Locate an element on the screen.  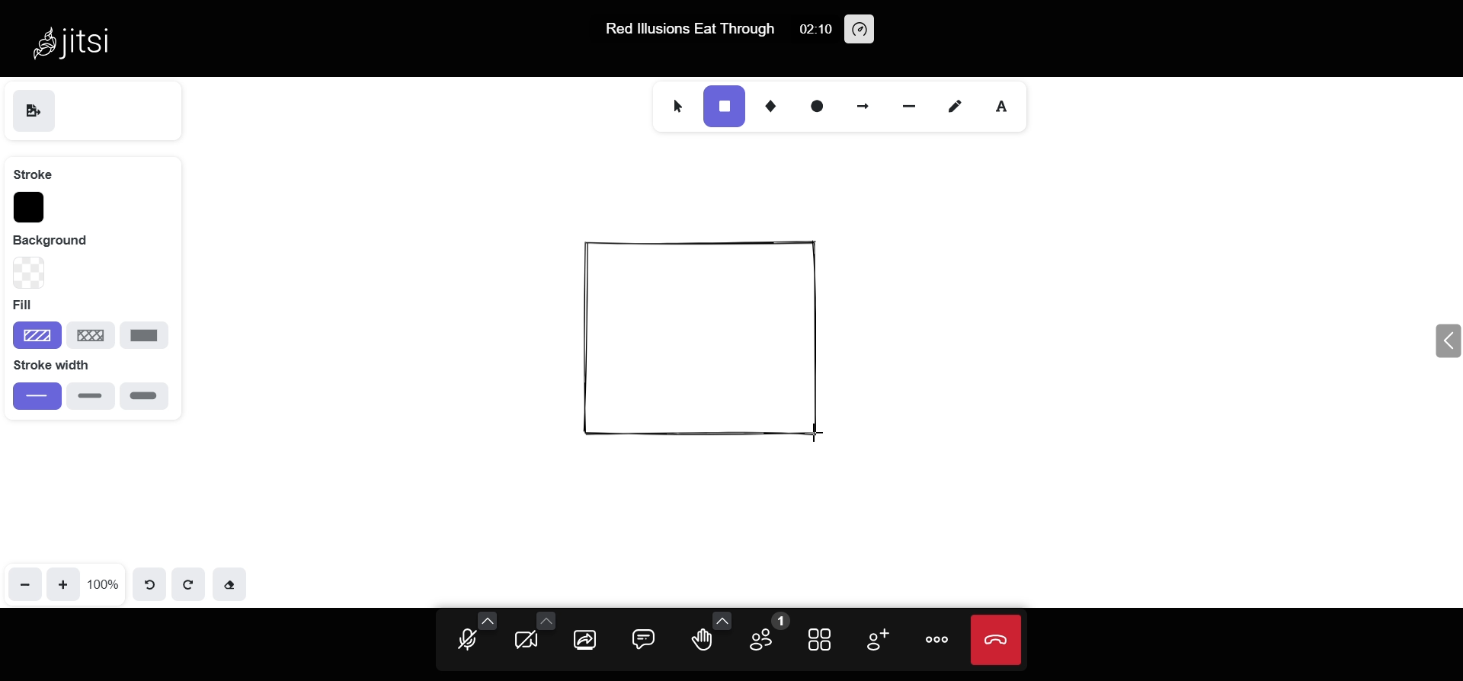
rectangle is located at coordinates (723, 106).